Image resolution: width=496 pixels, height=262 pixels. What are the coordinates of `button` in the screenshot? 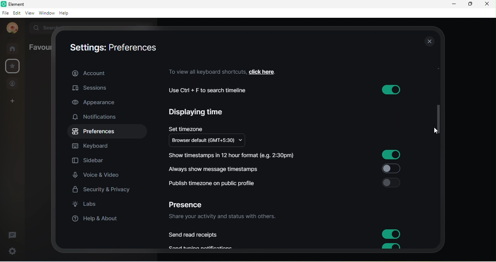 It's located at (391, 234).